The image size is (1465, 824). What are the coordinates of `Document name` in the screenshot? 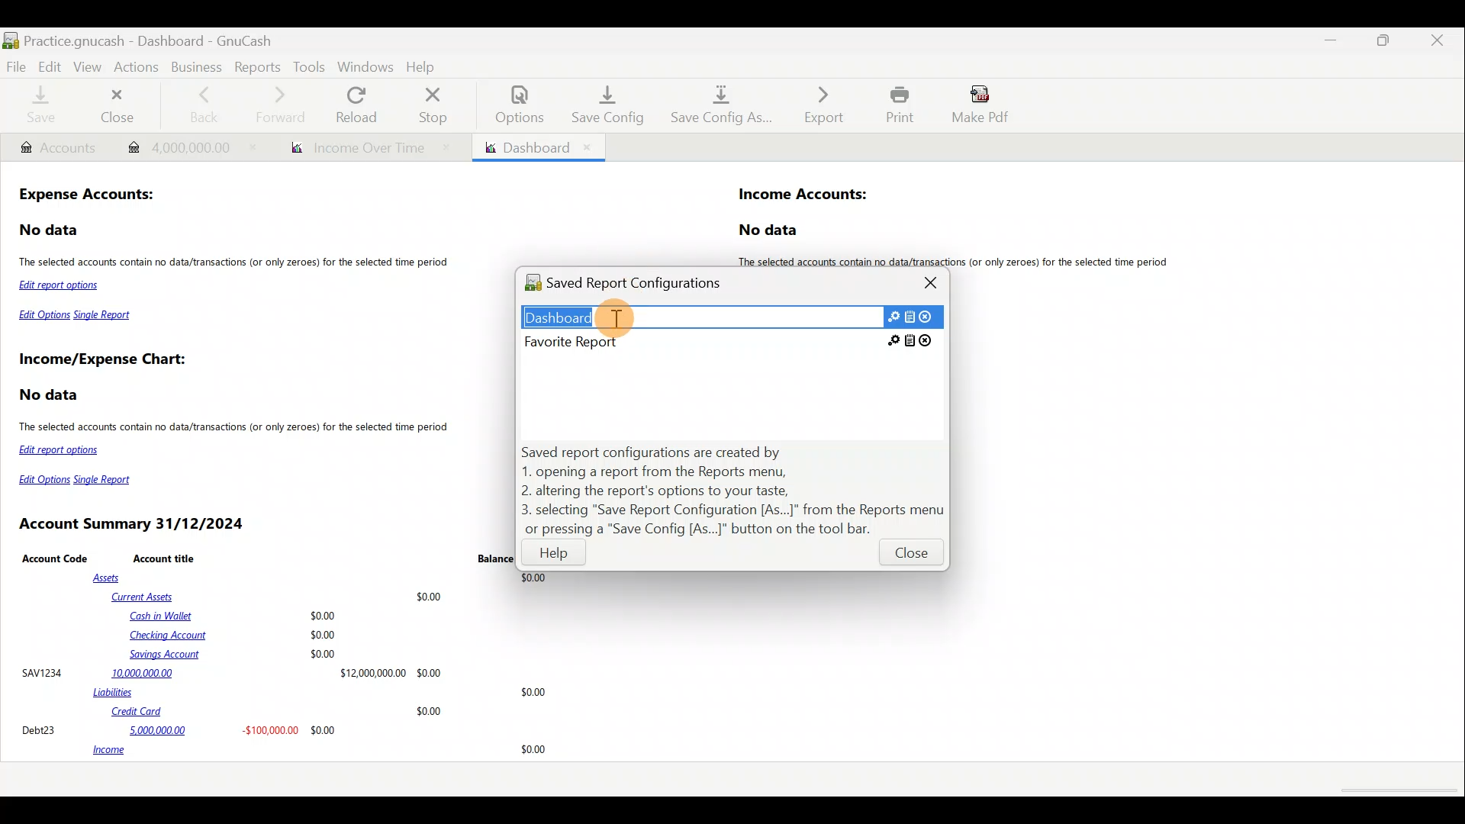 It's located at (170, 37).